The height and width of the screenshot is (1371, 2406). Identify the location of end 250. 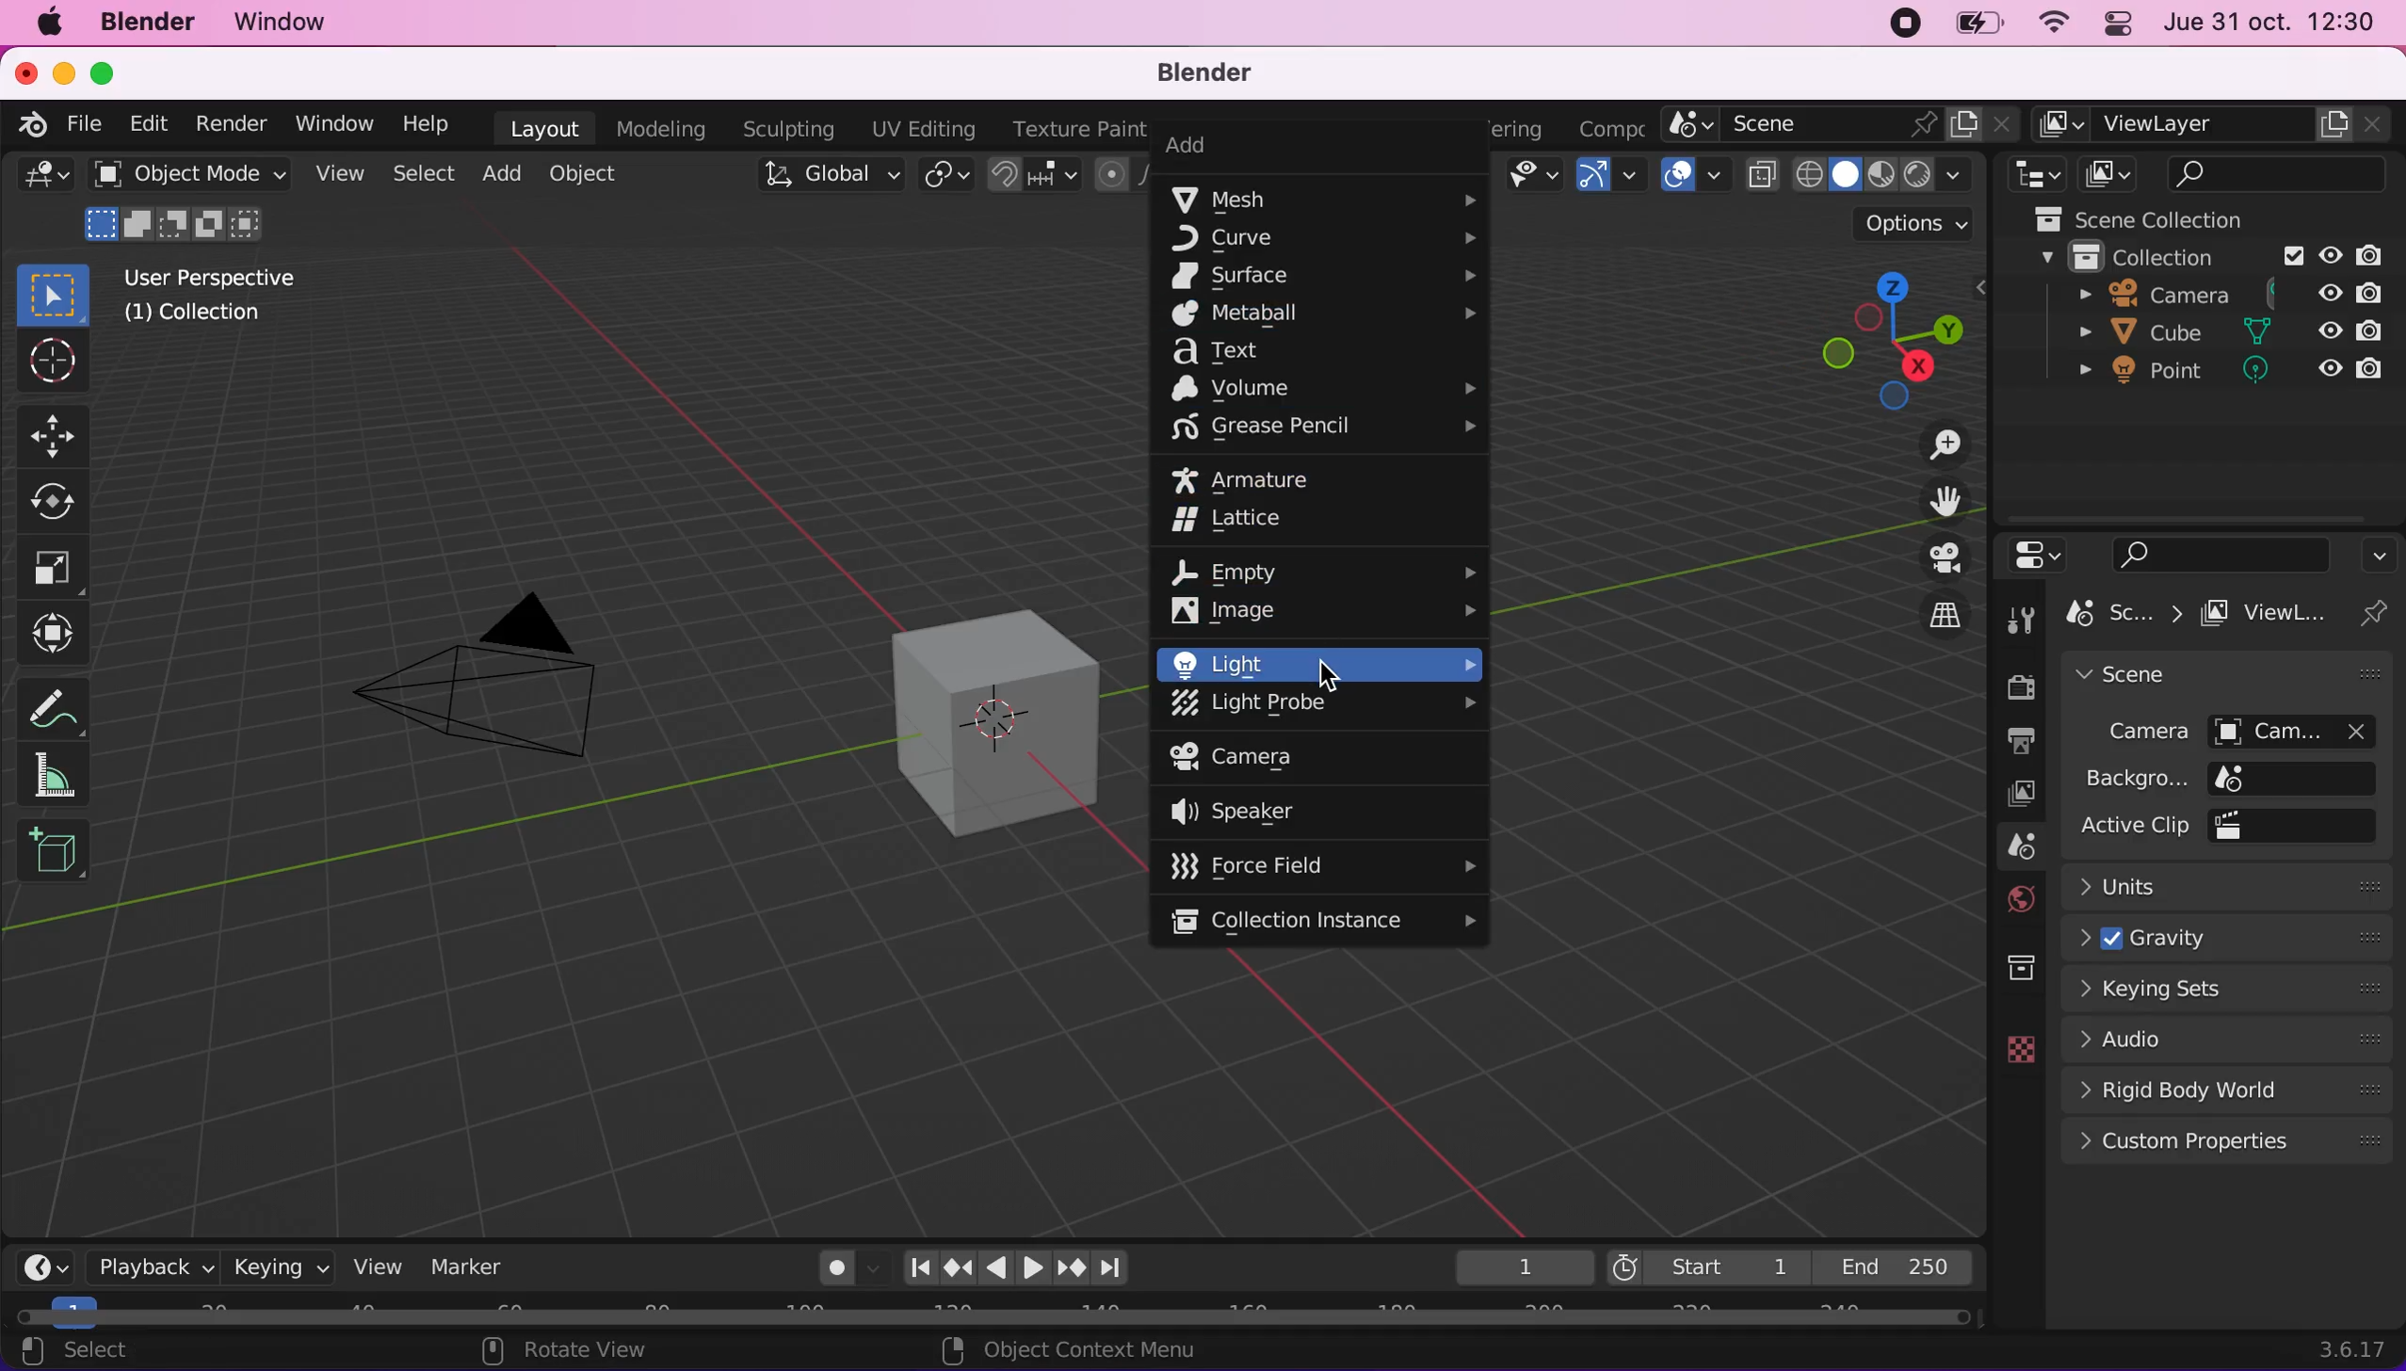
(1900, 1267).